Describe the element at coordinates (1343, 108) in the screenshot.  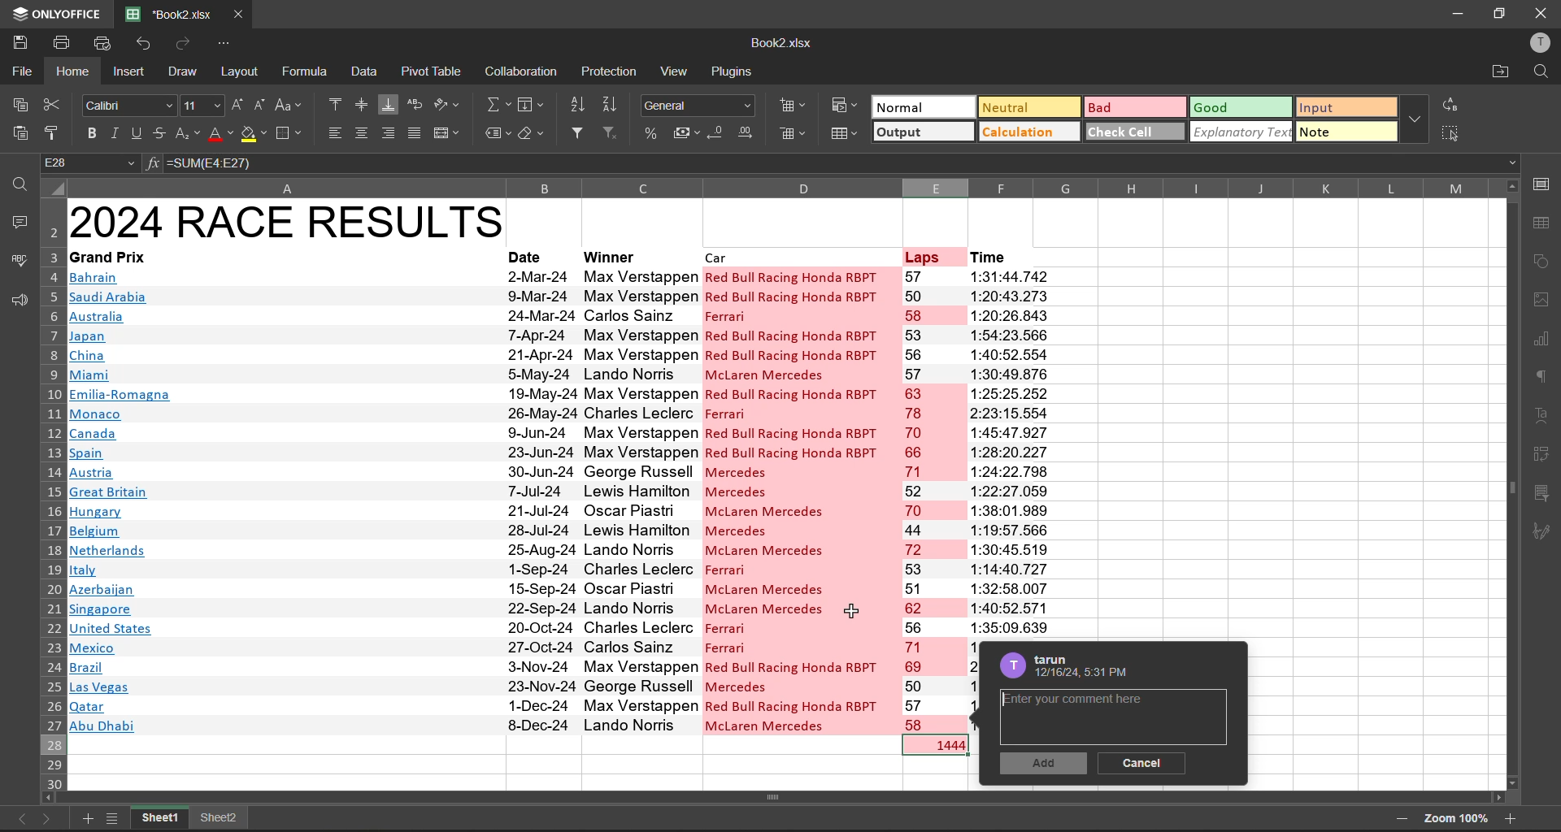
I see `input` at that location.